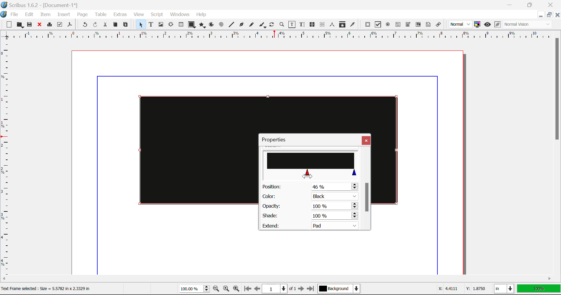 The image size is (561, 295). What do you see at coordinates (398, 25) in the screenshot?
I see `PDF Text Fields` at bounding box center [398, 25].